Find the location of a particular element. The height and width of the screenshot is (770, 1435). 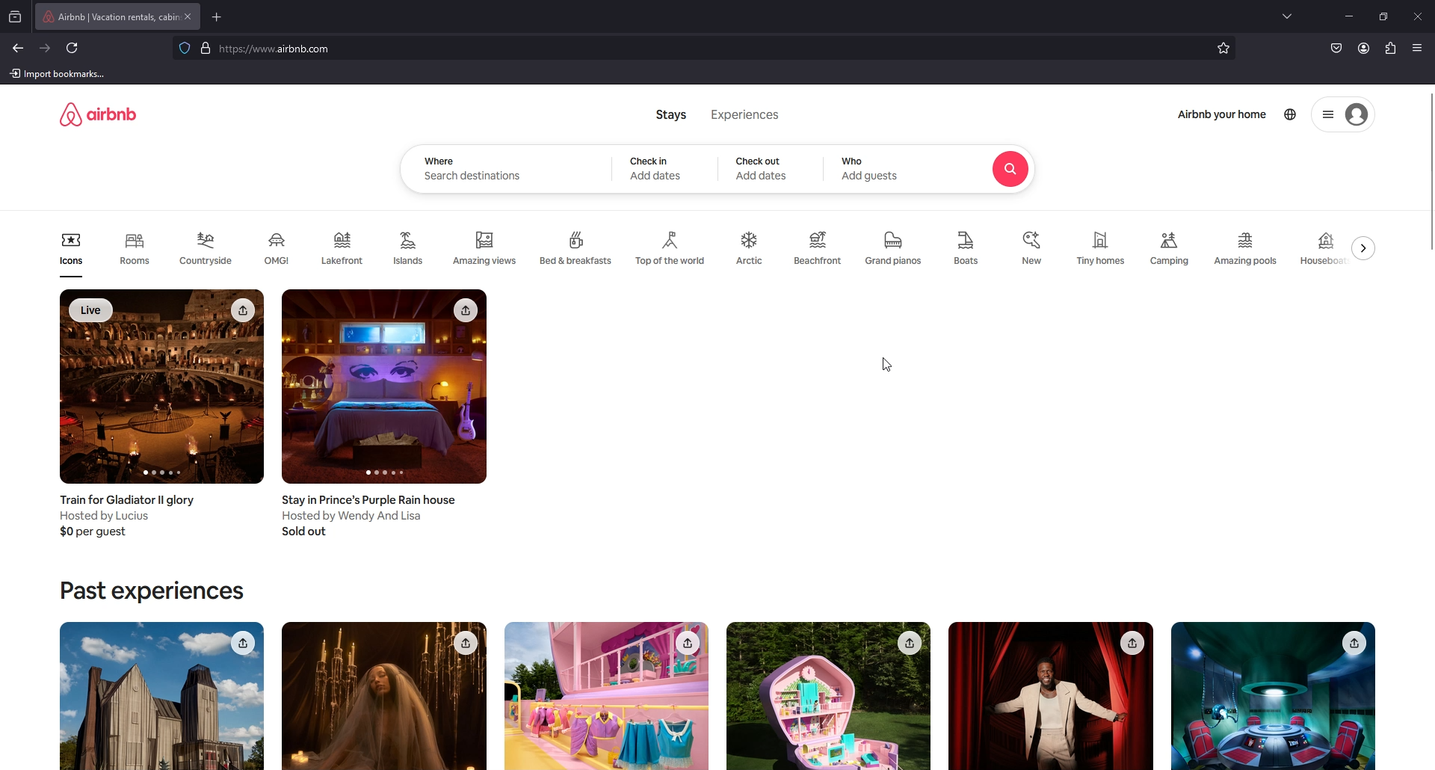

Add dates is located at coordinates (762, 176).